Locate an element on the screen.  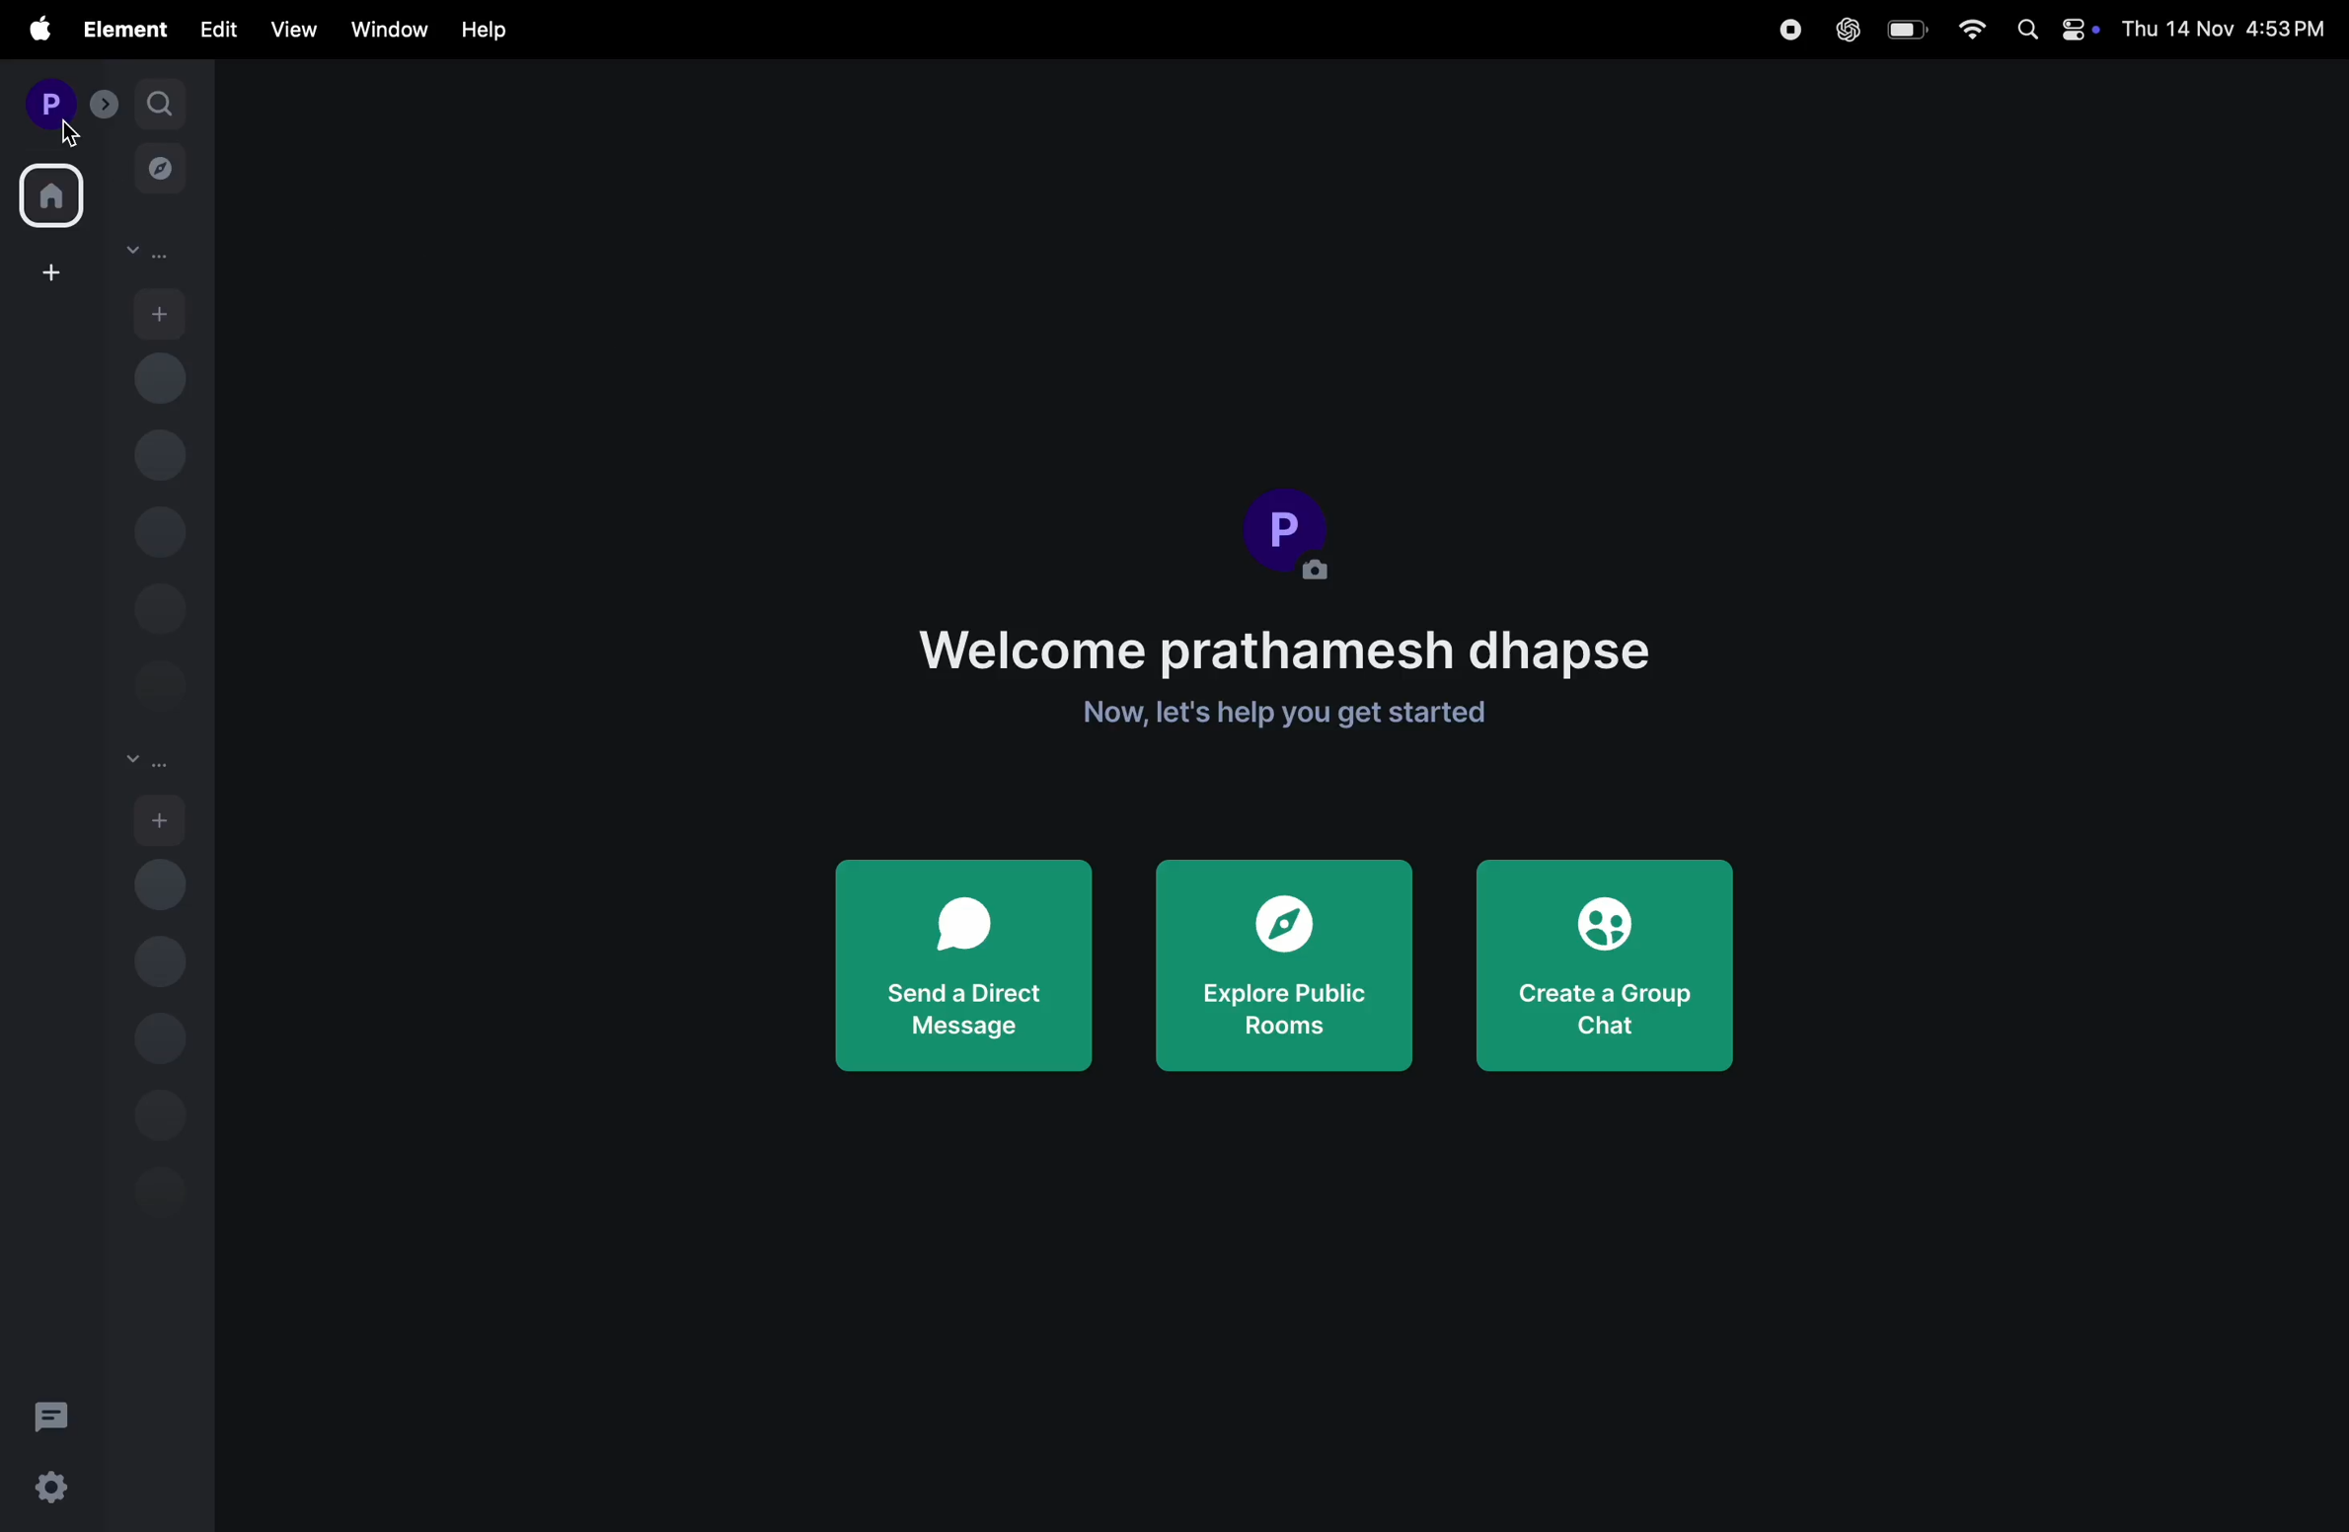
send direct message is located at coordinates (960, 967).